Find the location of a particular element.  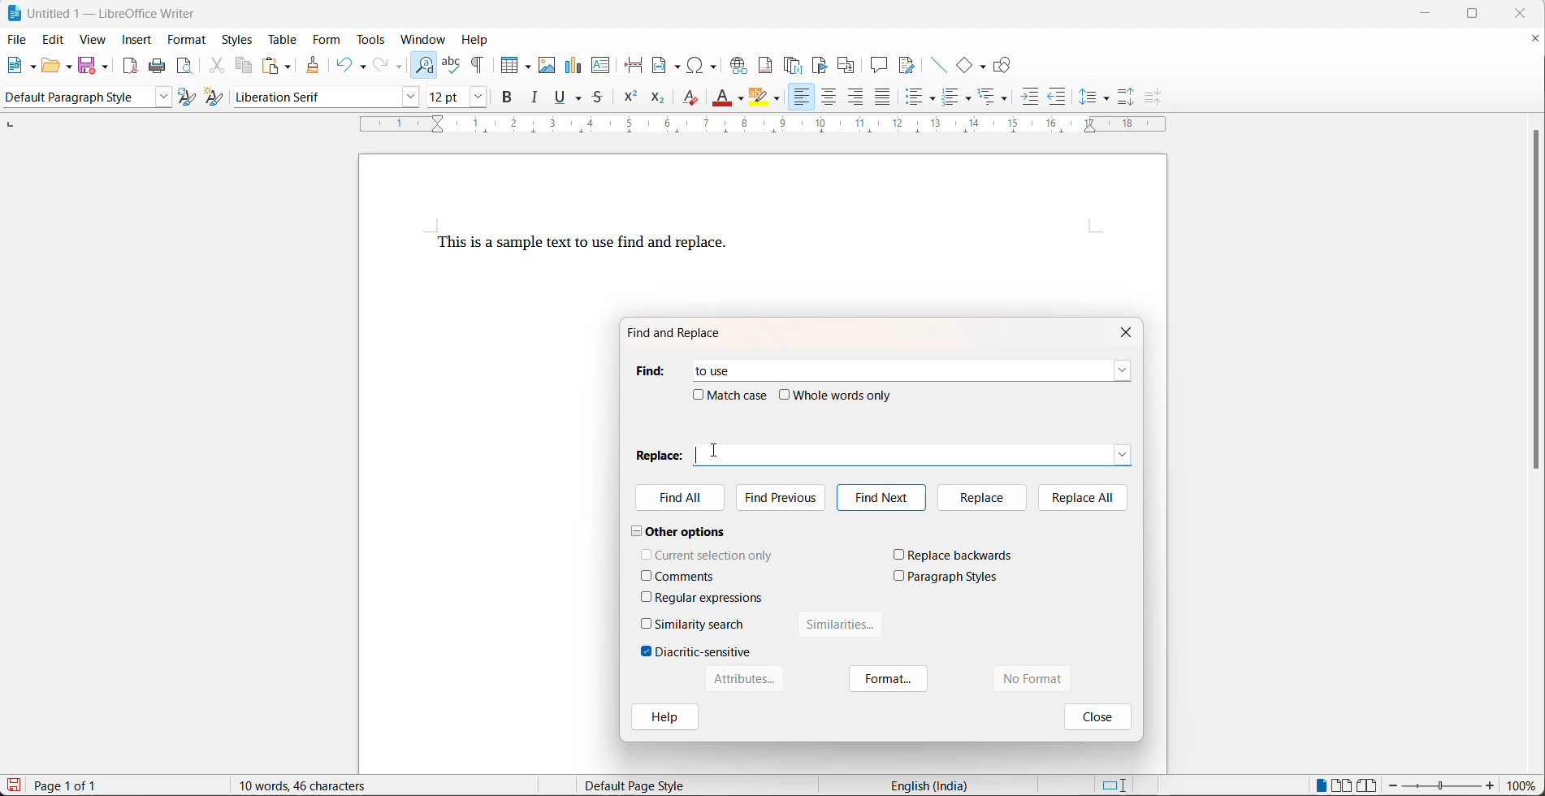

insert endnote is located at coordinates (795, 65).